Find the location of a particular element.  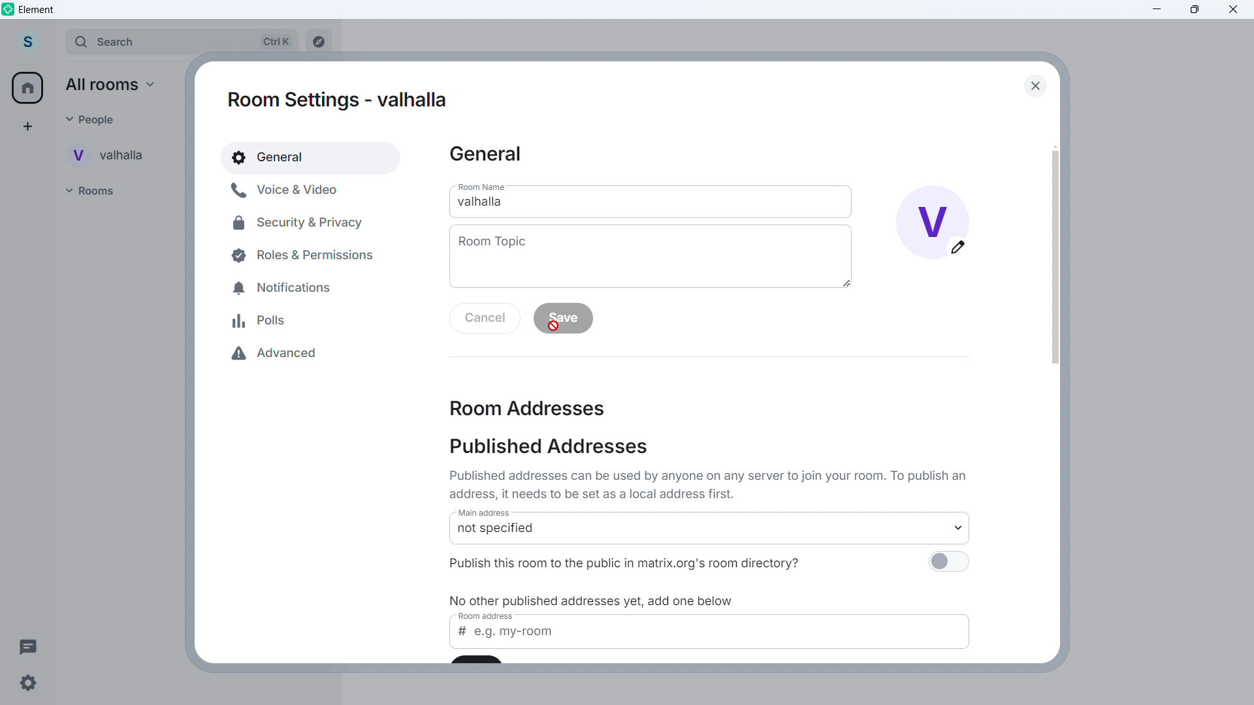

Room address  is located at coordinates (528, 407).